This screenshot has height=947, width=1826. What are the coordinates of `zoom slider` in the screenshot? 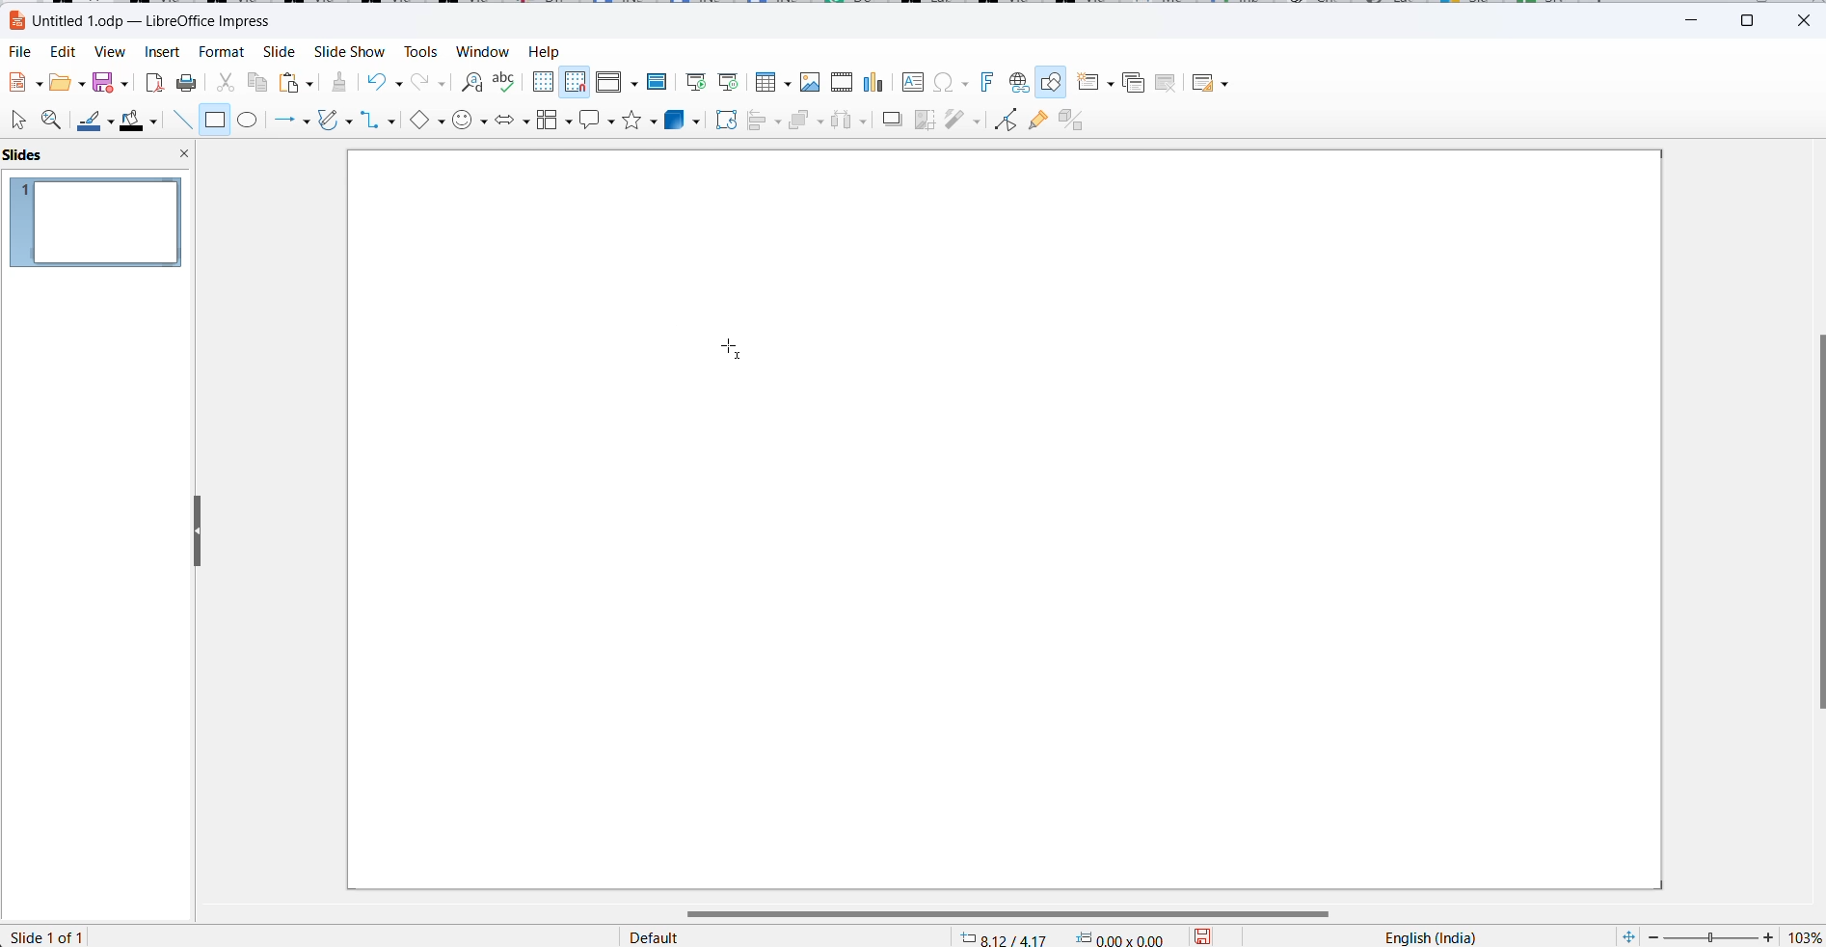 It's located at (1710, 936).